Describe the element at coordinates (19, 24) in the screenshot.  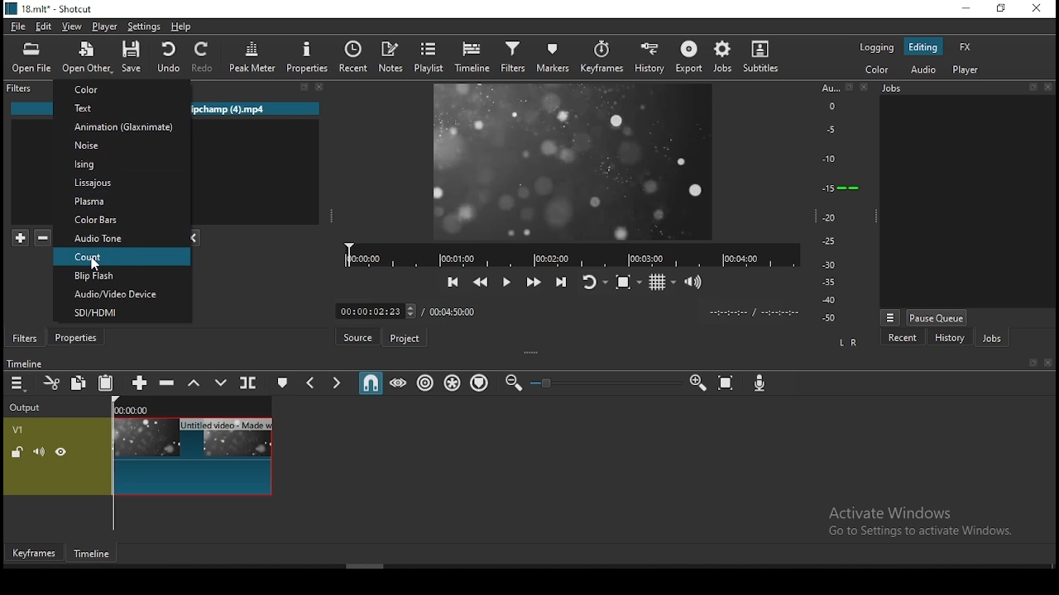
I see `file` at that location.